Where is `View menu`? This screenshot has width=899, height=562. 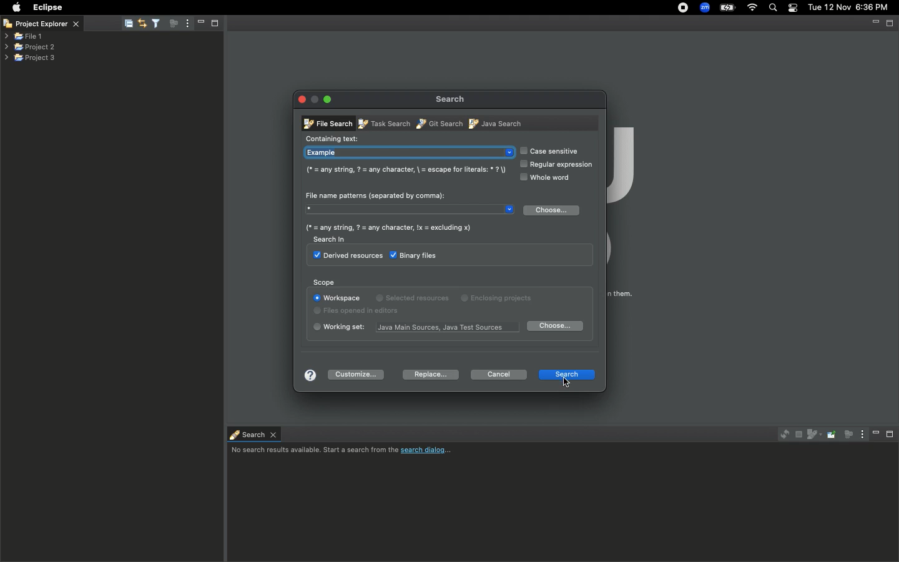 View menu is located at coordinates (858, 435).